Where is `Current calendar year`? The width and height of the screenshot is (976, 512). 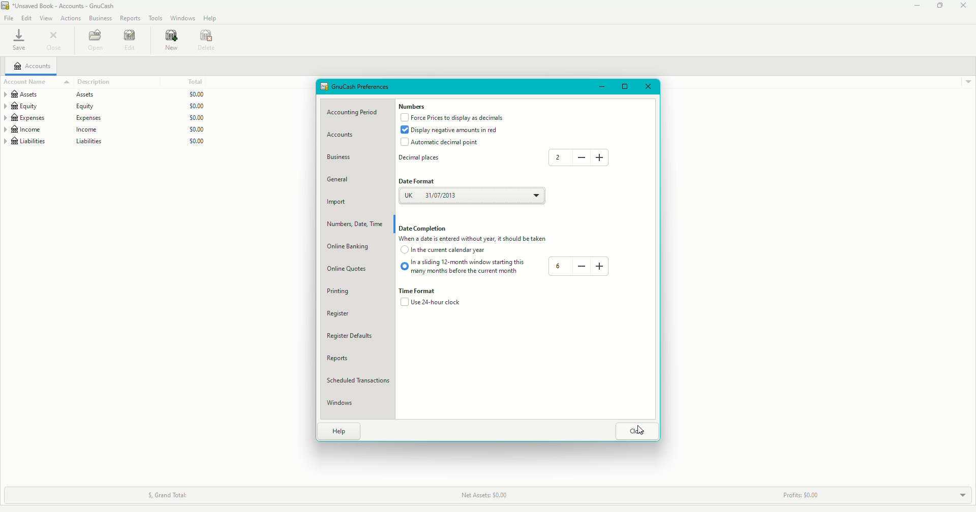 Current calendar year is located at coordinates (445, 252).